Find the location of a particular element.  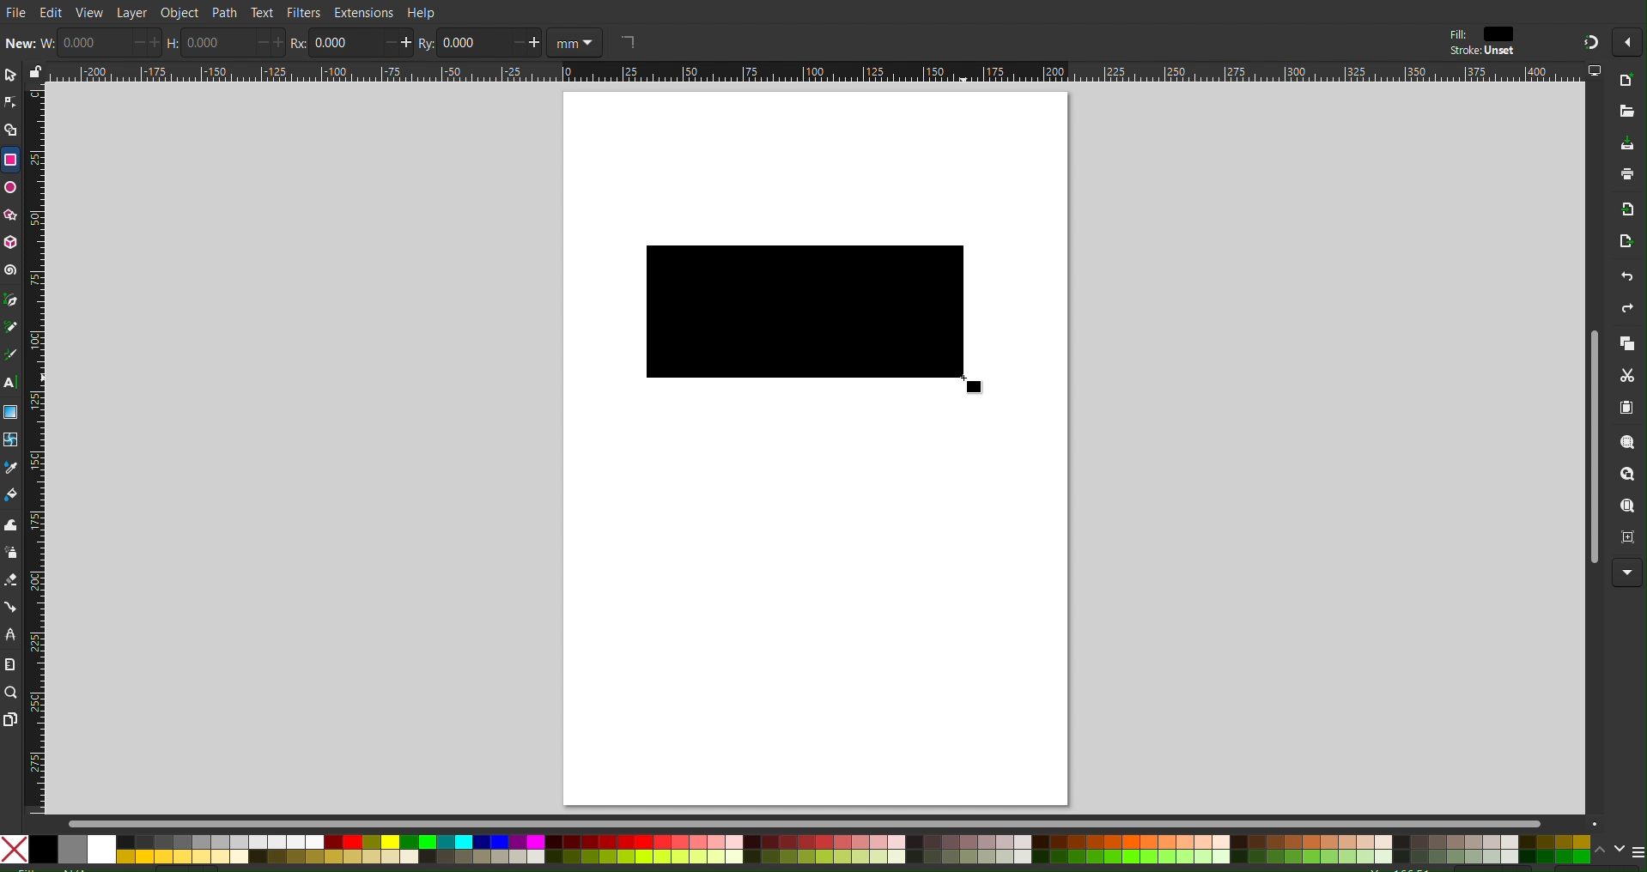

Zoom Tool is located at coordinates (10, 692).